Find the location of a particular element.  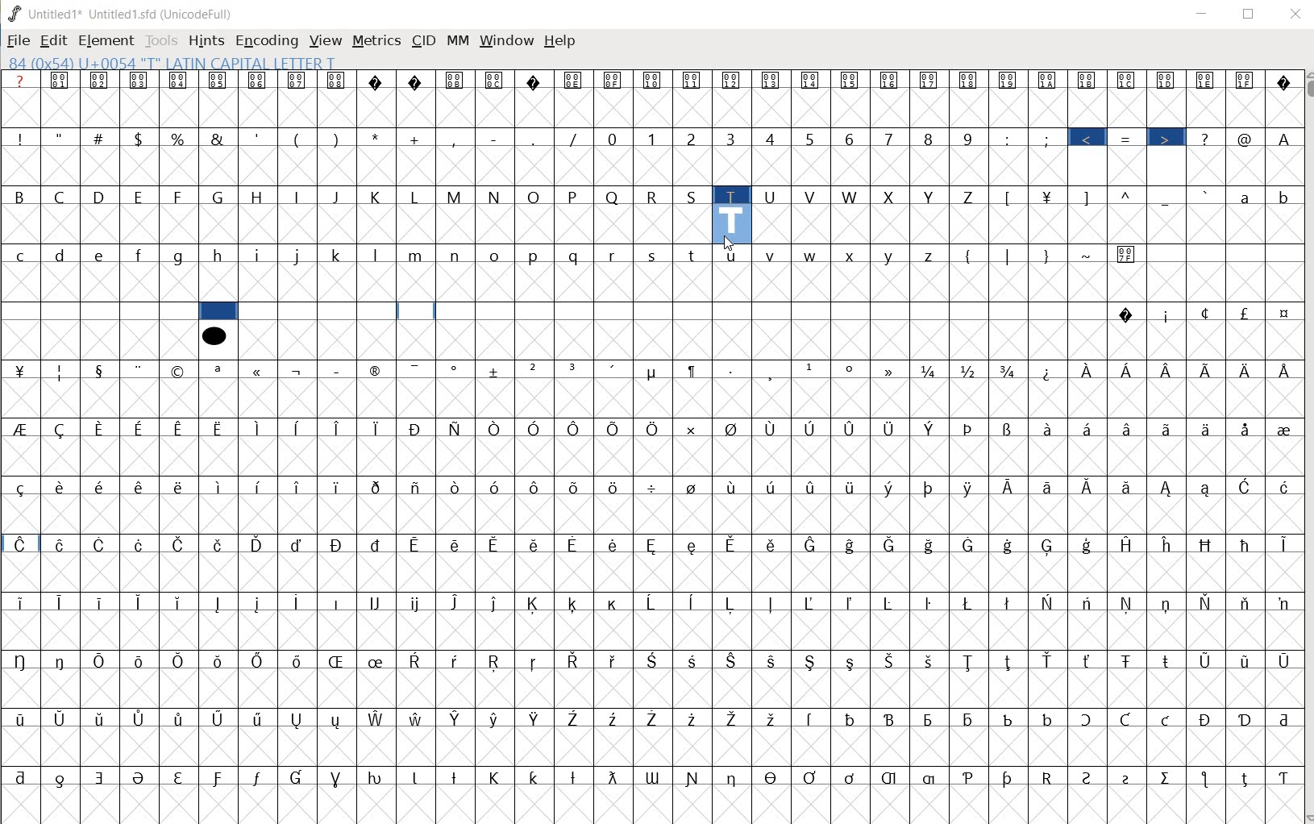

Symbol is located at coordinates (892, 660).